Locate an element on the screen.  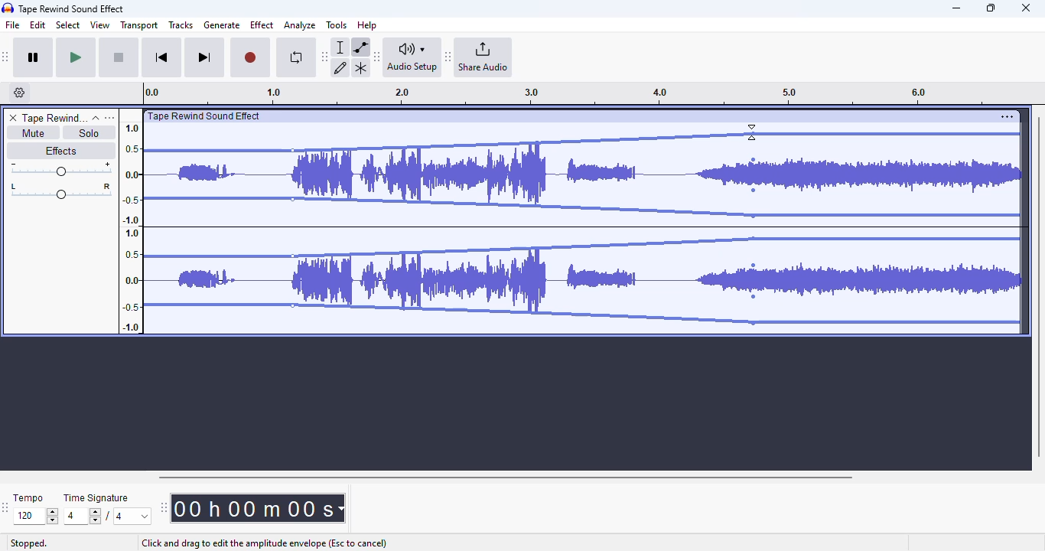
file is located at coordinates (13, 25).